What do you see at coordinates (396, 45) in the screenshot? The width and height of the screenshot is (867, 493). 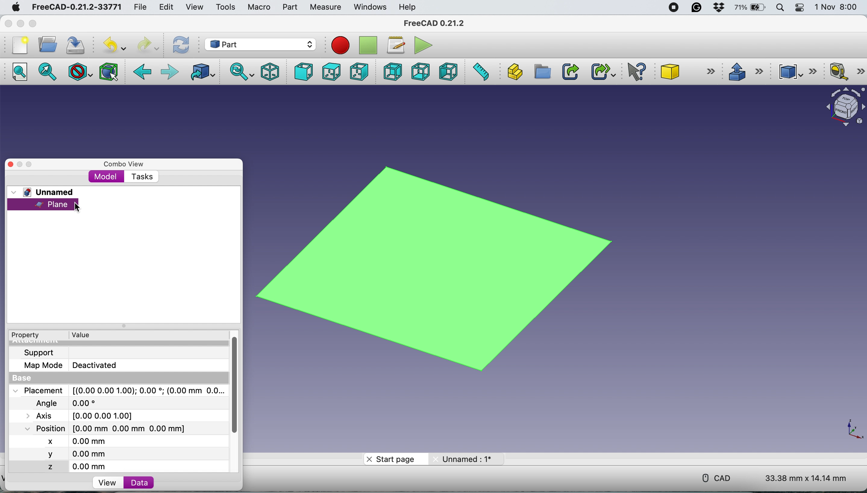 I see `macros` at bounding box center [396, 45].